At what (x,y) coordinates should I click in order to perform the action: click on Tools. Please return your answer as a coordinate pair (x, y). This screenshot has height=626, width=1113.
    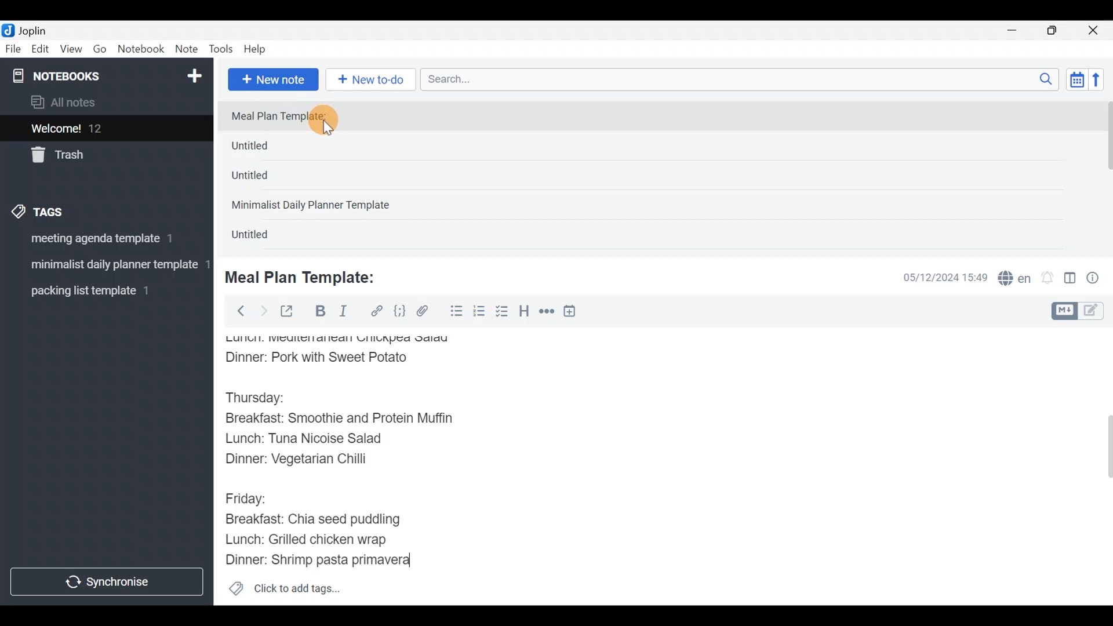
    Looking at the image, I should click on (221, 50).